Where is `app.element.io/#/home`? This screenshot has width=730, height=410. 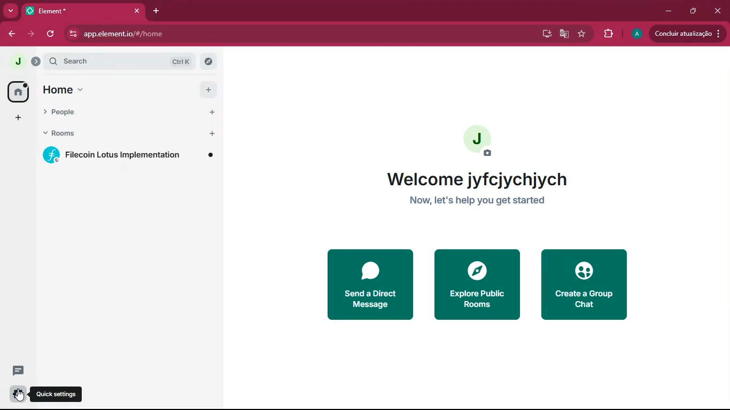 app.element.io/#/home is located at coordinates (219, 34).